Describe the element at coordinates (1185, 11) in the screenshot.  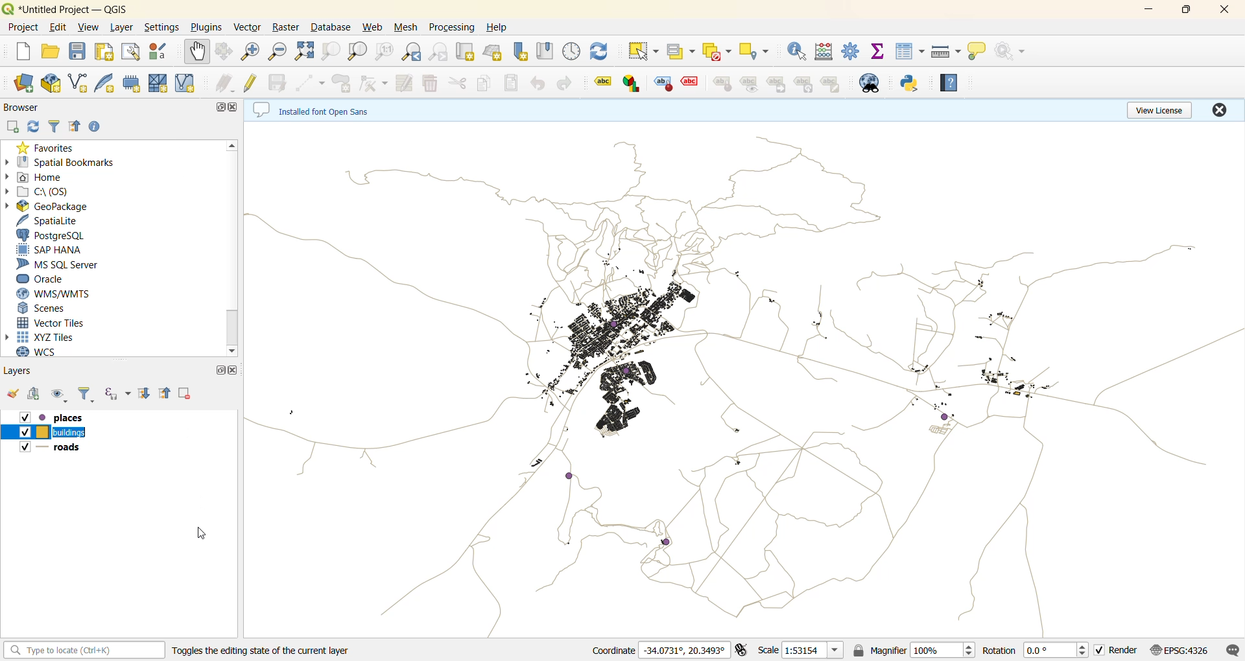
I see `maximize` at that location.